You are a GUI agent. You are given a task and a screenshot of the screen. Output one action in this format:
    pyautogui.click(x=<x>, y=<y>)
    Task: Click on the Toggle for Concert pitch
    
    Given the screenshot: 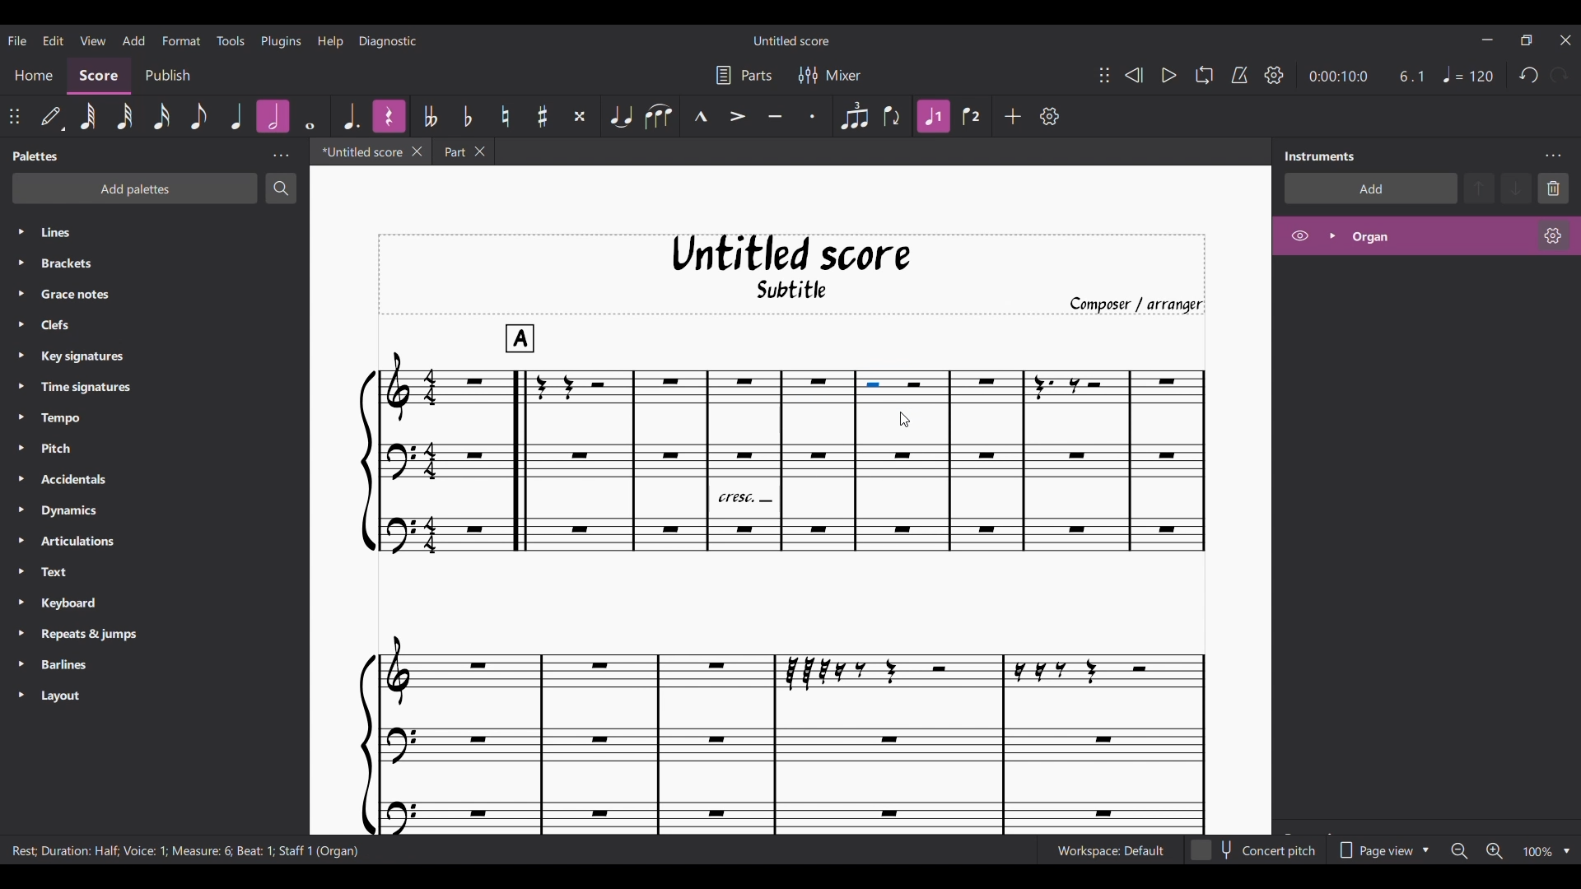 What is the action you would take?
    pyautogui.click(x=1255, y=850)
    